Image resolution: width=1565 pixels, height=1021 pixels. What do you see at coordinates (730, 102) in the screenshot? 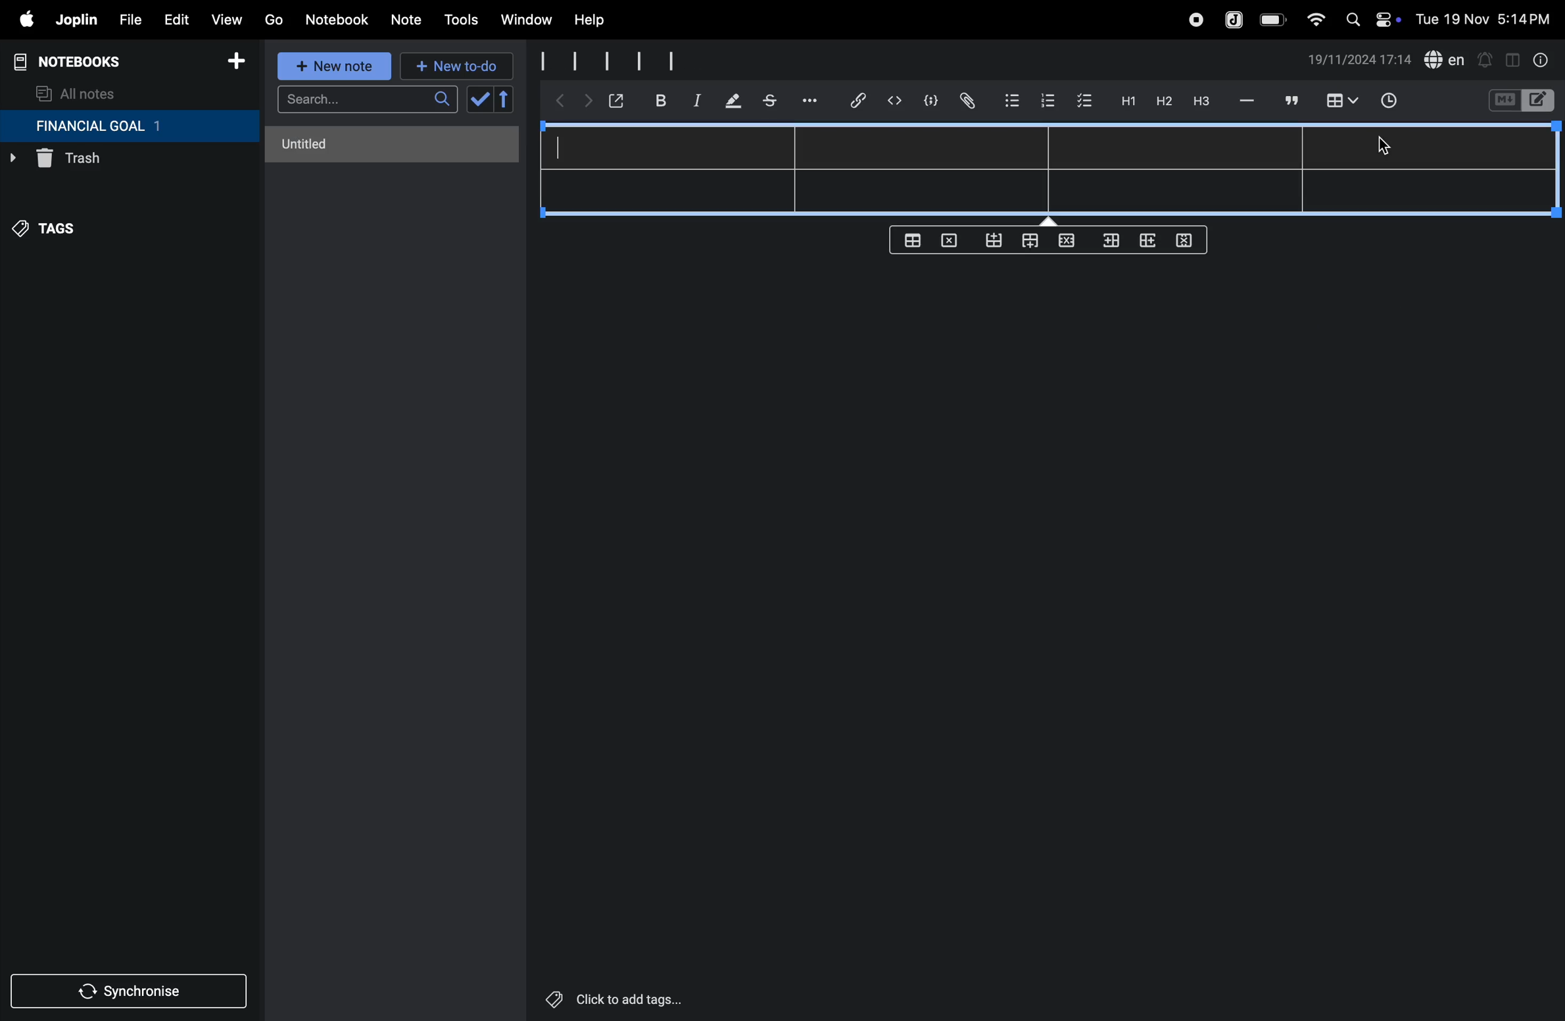
I see `mark` at bounding box center [730, 102].